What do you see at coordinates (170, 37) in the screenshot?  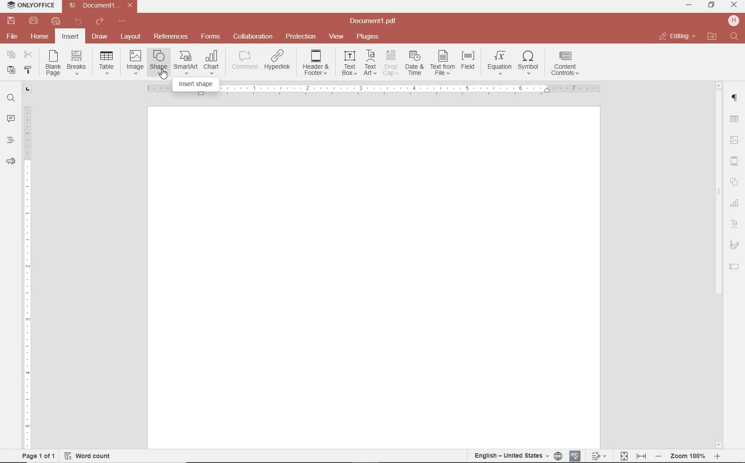 I see `reference` at bounding box center [170, 37].